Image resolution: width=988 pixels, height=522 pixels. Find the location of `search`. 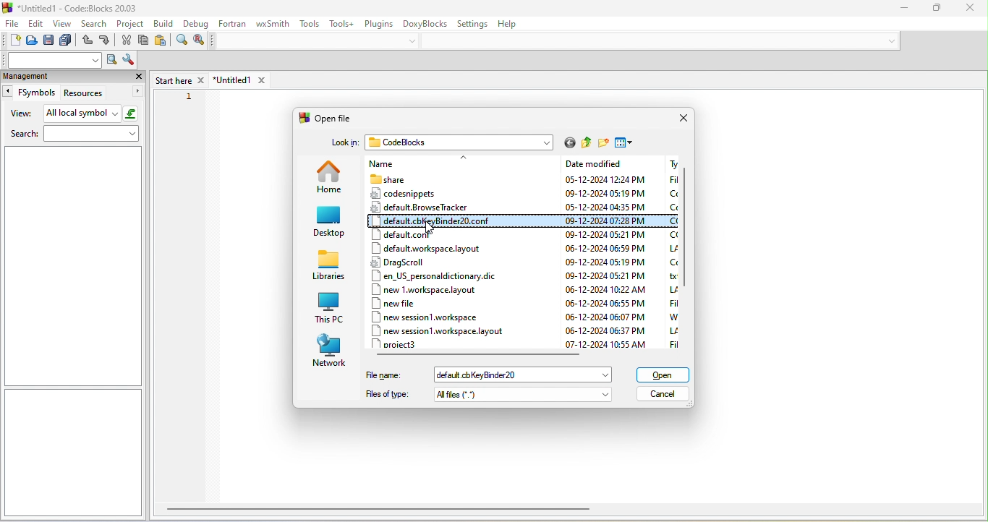

search is located at coordinates (93, 22).